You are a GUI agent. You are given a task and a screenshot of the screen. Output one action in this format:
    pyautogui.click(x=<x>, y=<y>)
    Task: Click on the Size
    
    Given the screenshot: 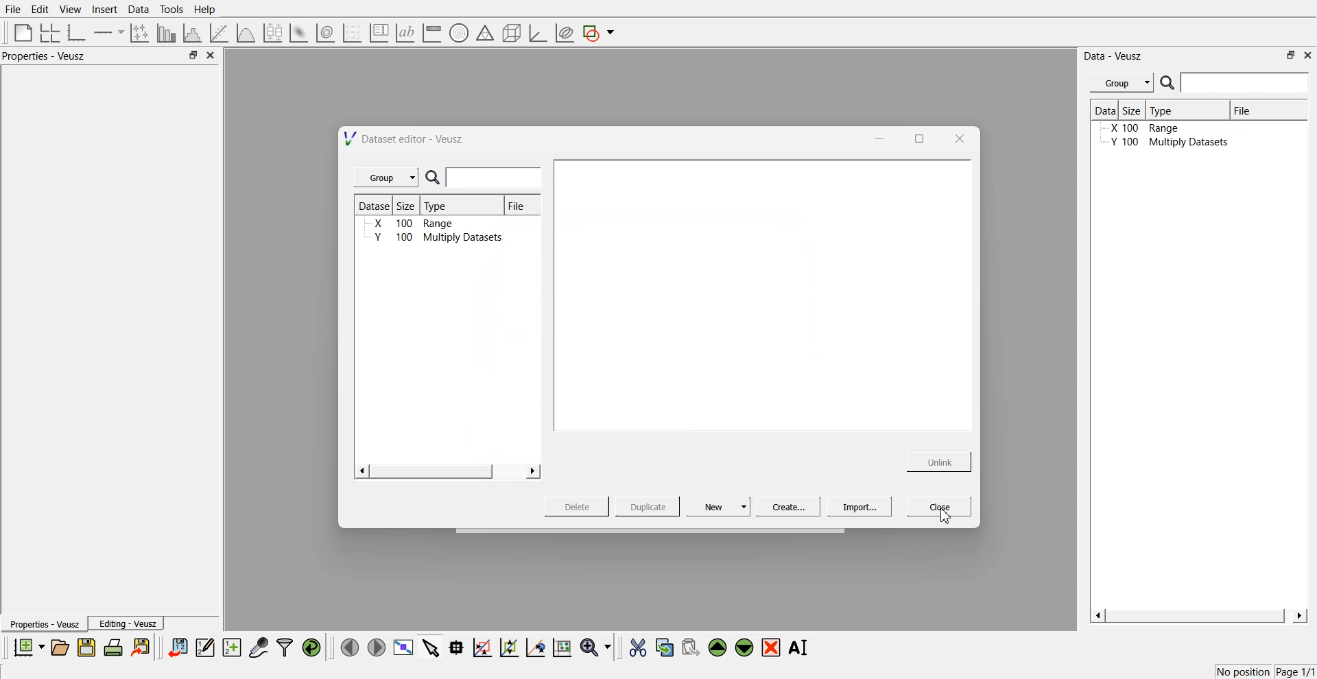 What is the action you would take?
    pyautogui.click(x=1135, y=111)
    